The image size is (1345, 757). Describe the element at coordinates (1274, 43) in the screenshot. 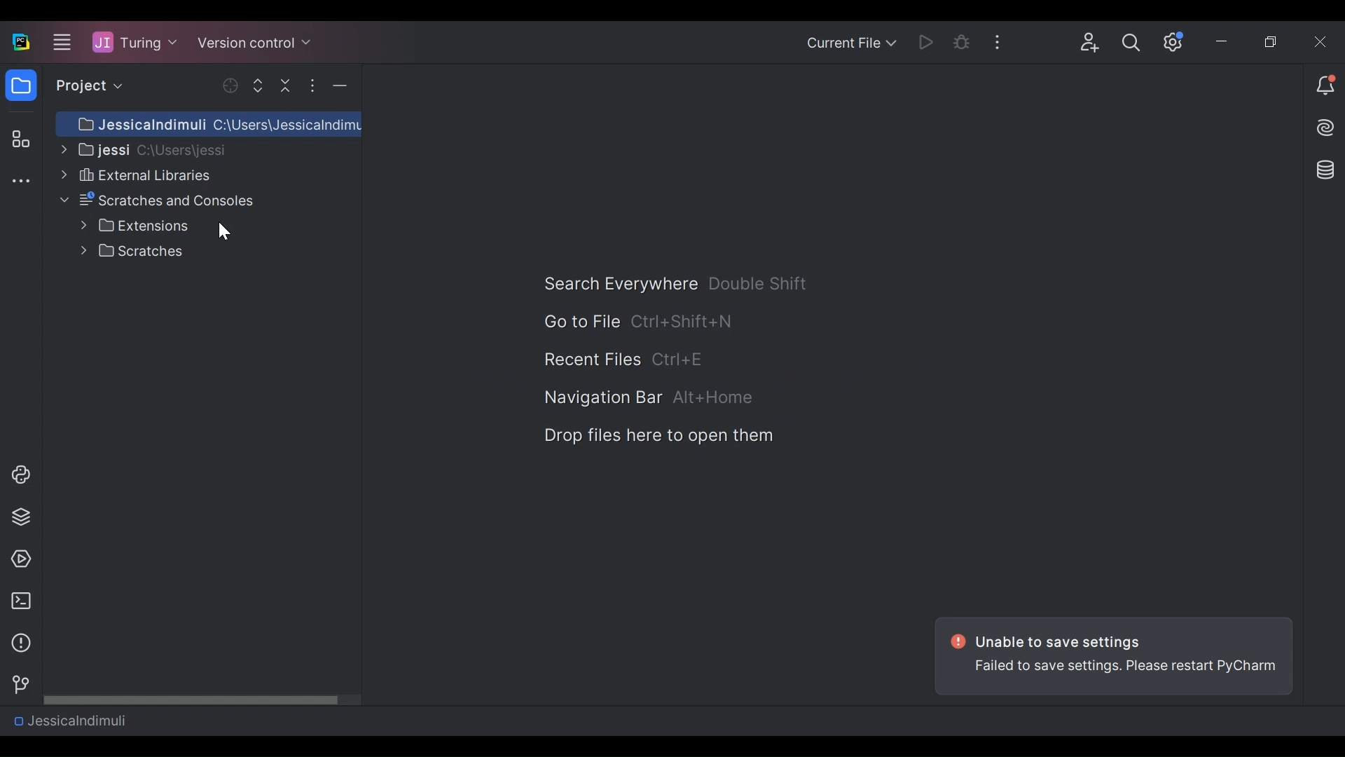

I see `Restore` at that location.